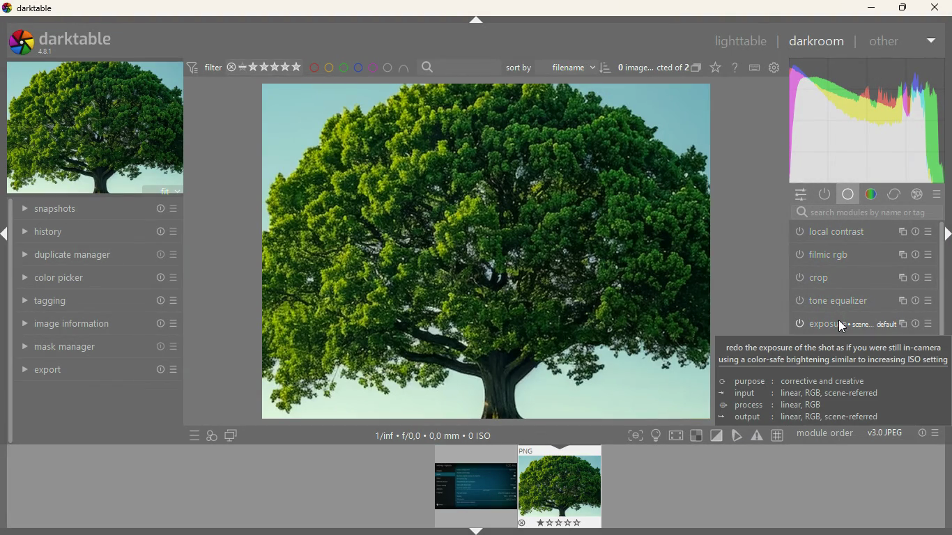 The width and height of the screenshot is (952, 535). Describe the element at coordinates (30, 8) in the screenshot. I see `darktable` at that location.